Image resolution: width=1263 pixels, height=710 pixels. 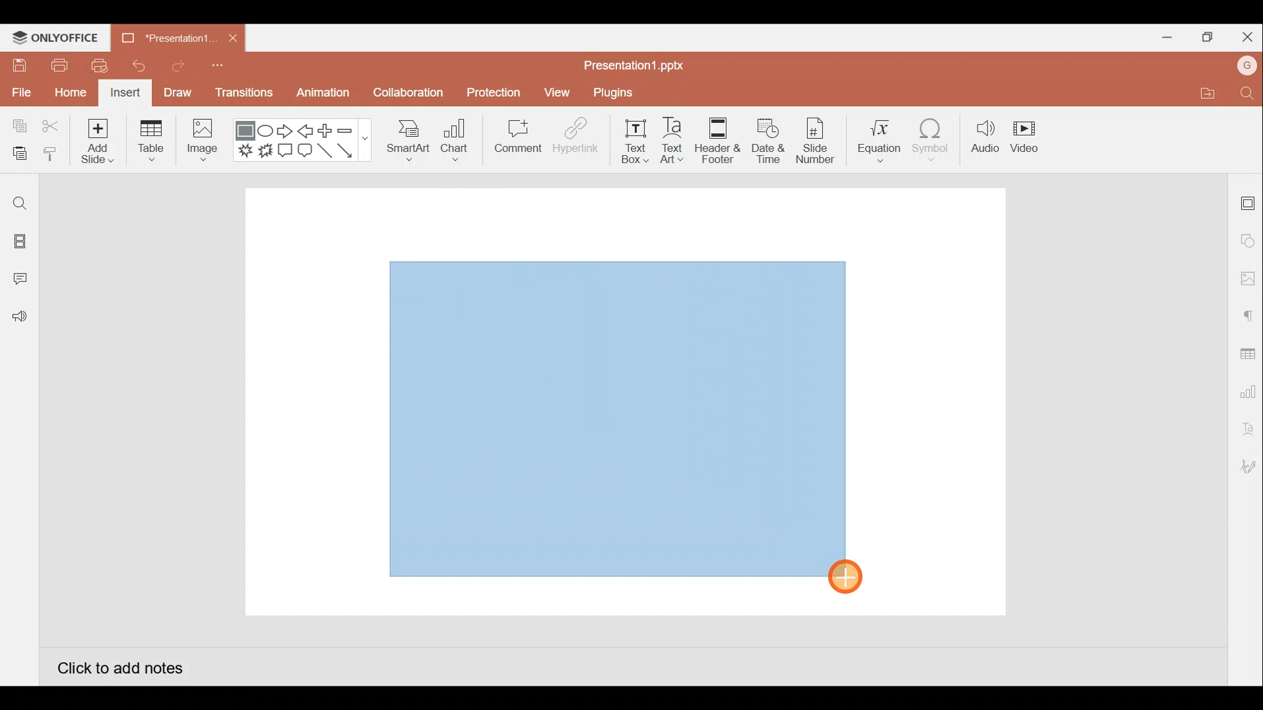 I want to click on Comments, so click(x=23, y=280).